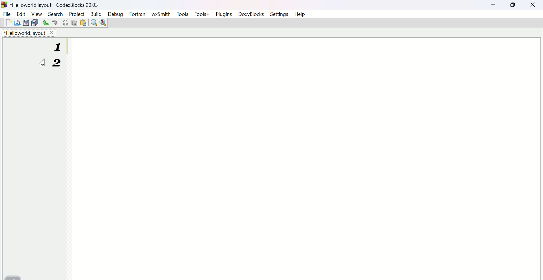  I want to click on Search in the  file, so click(17, 22).